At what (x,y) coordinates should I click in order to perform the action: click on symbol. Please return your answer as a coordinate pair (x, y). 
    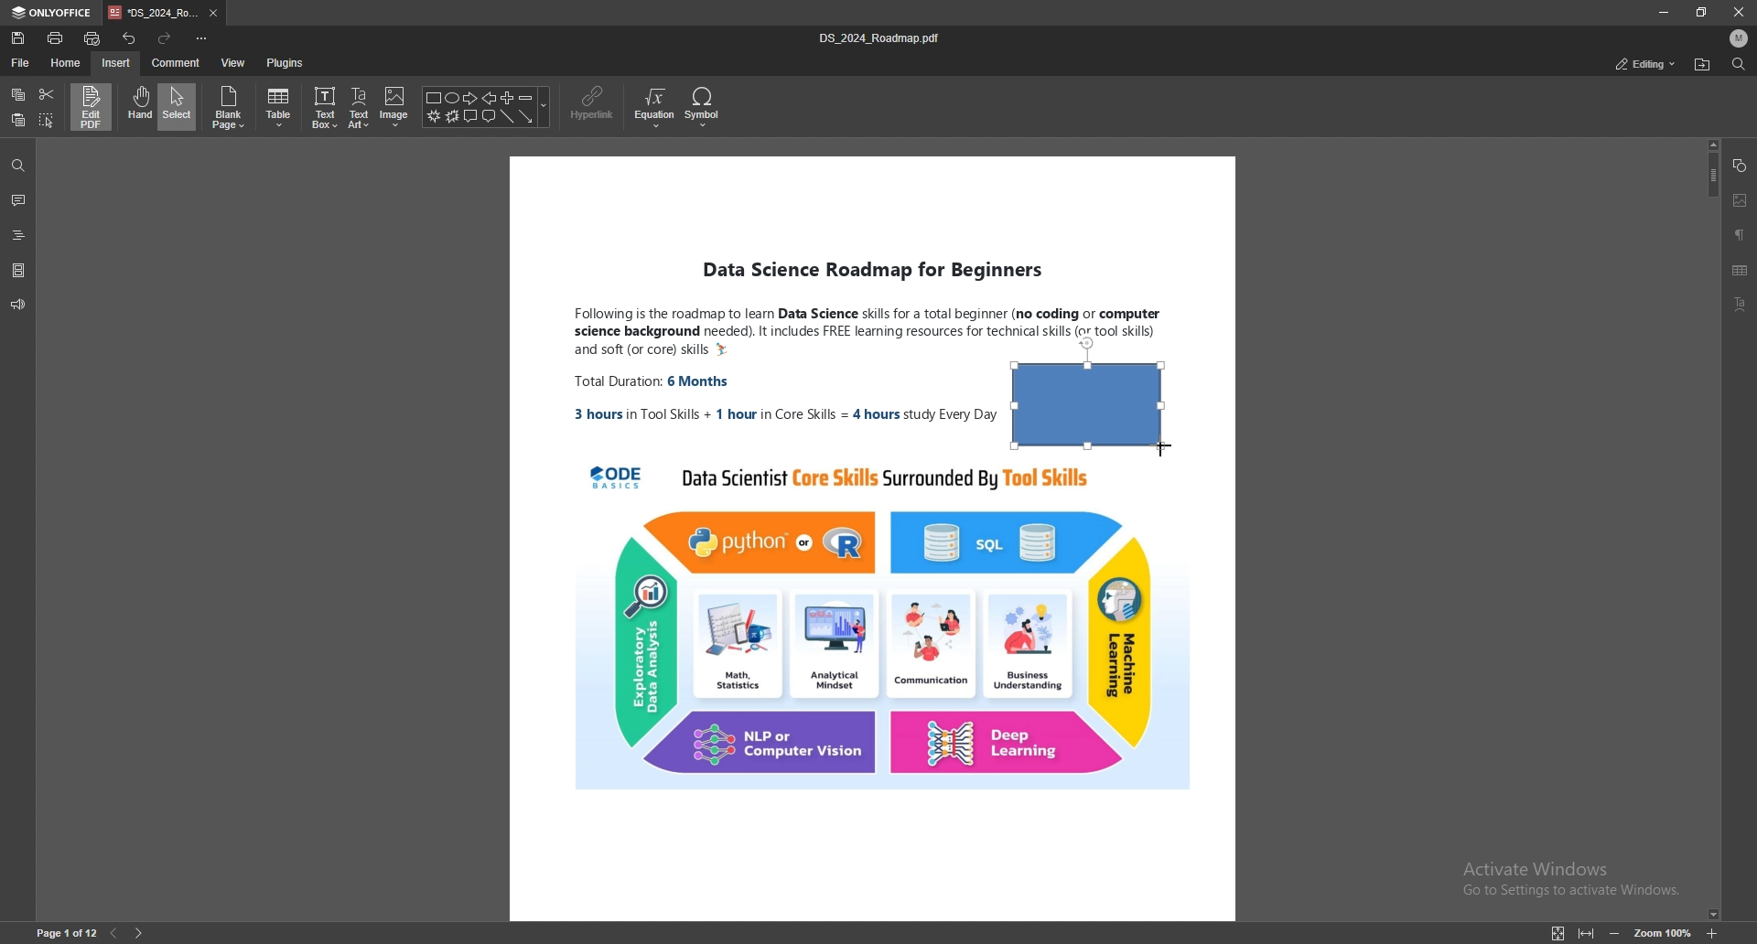
    Looking at the image, I should click on (704, 107).